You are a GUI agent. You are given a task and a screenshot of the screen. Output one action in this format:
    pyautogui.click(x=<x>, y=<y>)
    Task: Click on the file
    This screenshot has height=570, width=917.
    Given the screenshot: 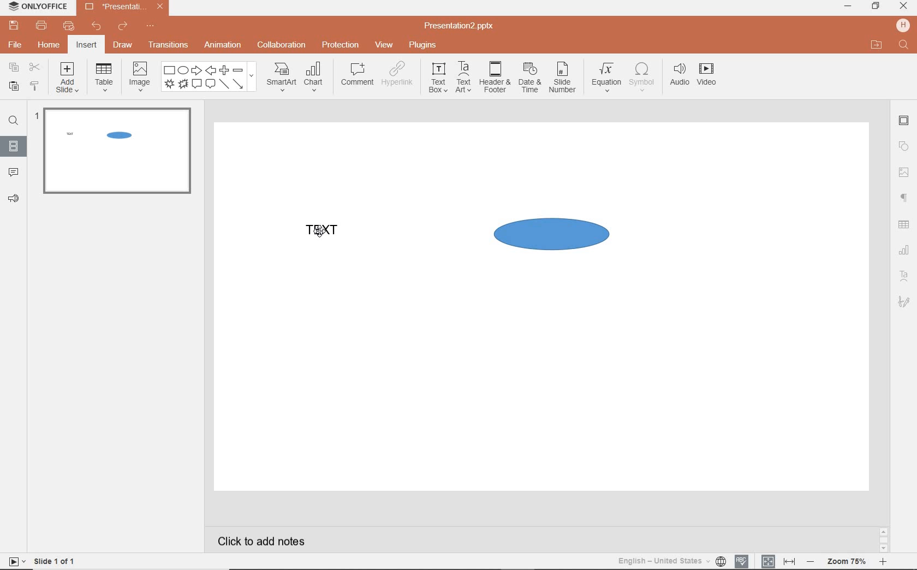 What is the action you would take?
    pyautogui.click(x=16, y=45)
    